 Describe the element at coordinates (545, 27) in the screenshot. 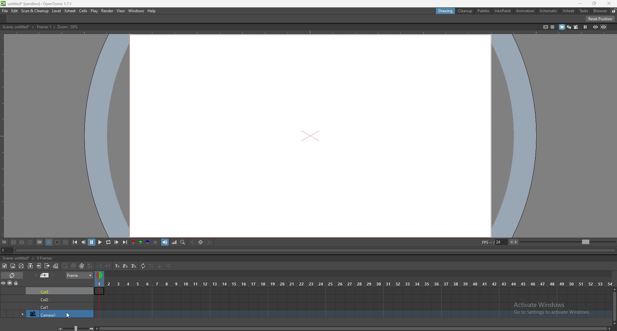

I see `safe area` at that location.